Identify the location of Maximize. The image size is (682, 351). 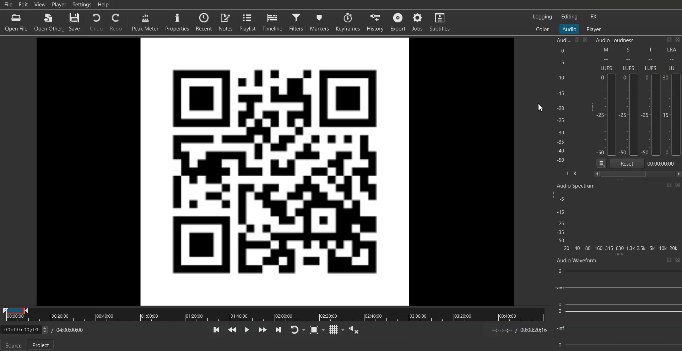
(670, 40).